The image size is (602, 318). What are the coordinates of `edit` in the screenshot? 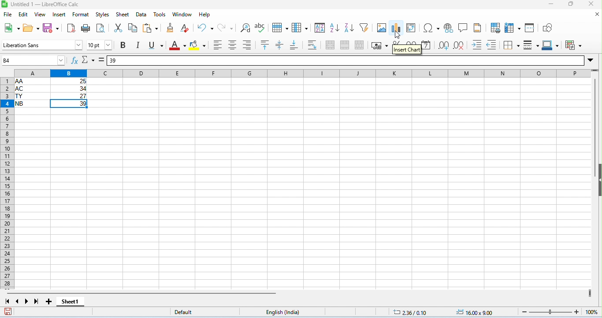 It's located at (23, 15).